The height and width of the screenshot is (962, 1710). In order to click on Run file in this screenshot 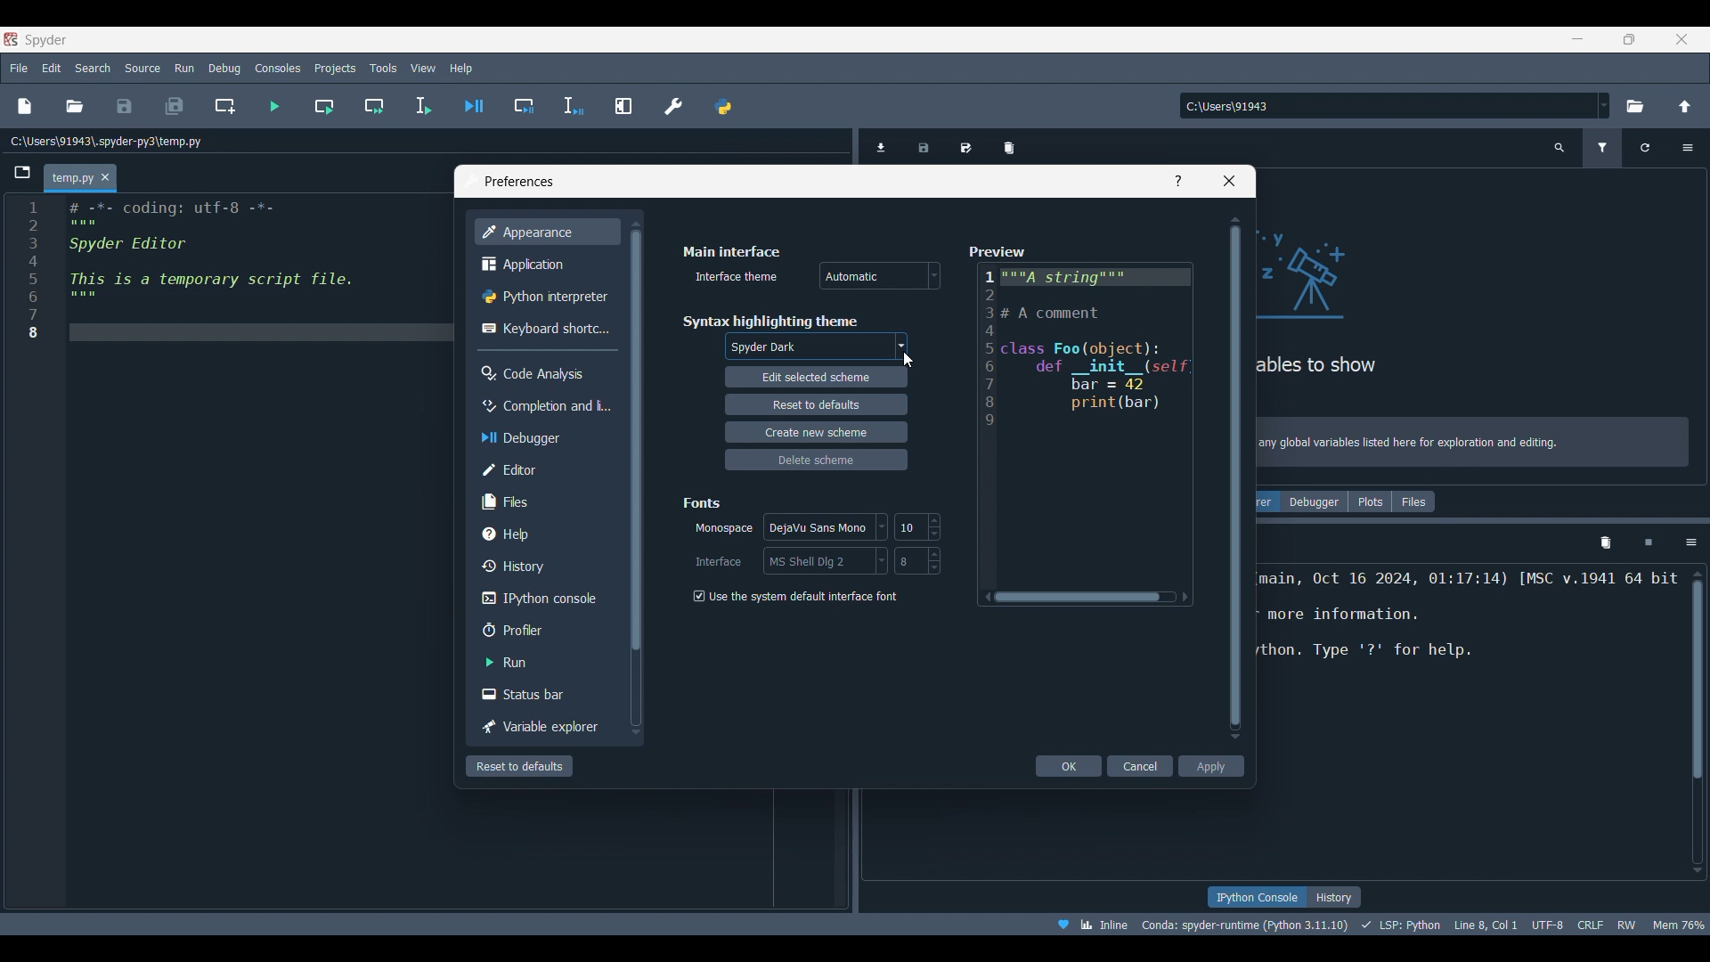, I will do `click(275, 106)`.